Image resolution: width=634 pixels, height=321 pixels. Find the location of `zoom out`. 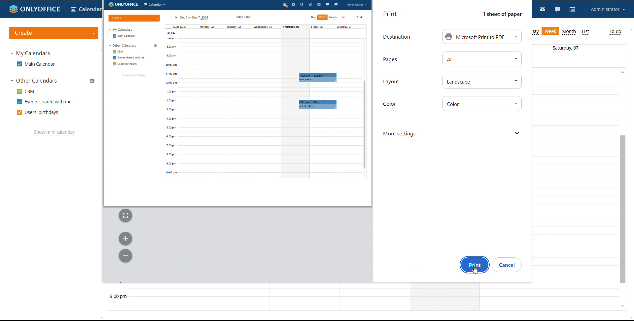

zoom out is located at coordinates (125, 256).